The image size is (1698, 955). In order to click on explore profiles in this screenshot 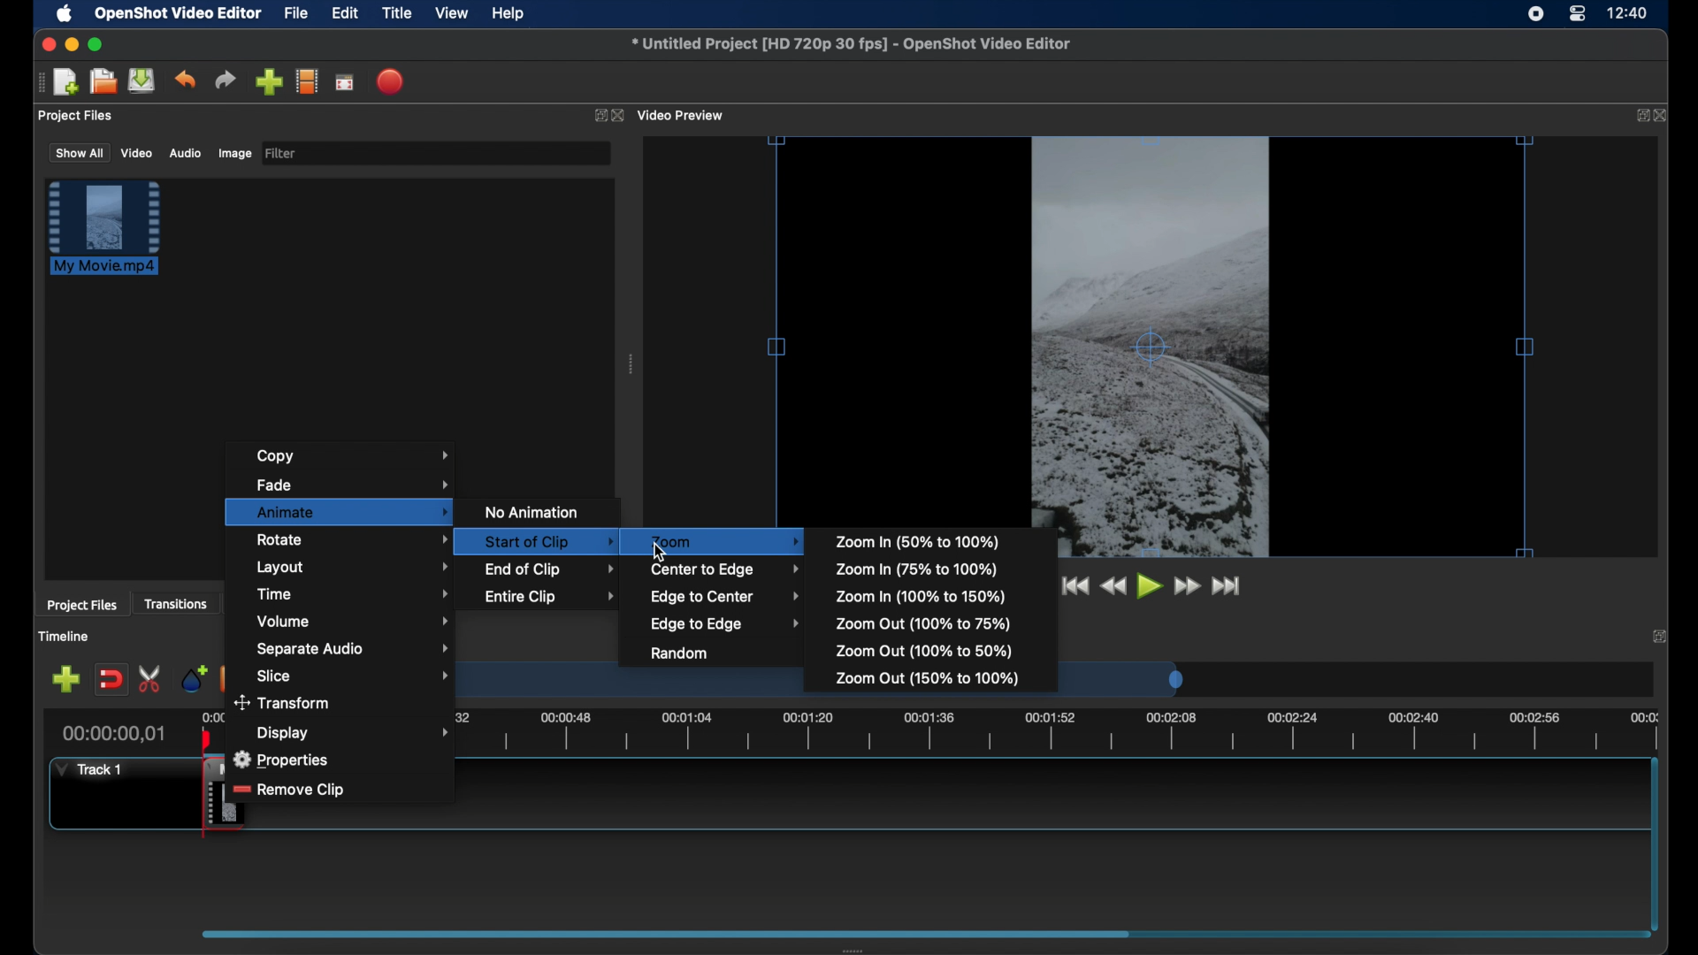, I will do `click(306, 80)`.